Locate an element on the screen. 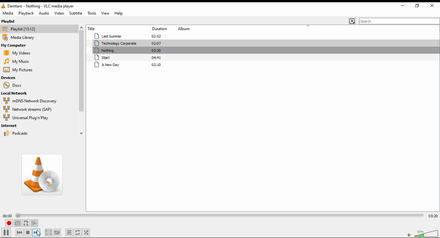 Image resolution: width=440 pixels, height=238 pixels. universal plug'n play is located at coordinates (29, 118).